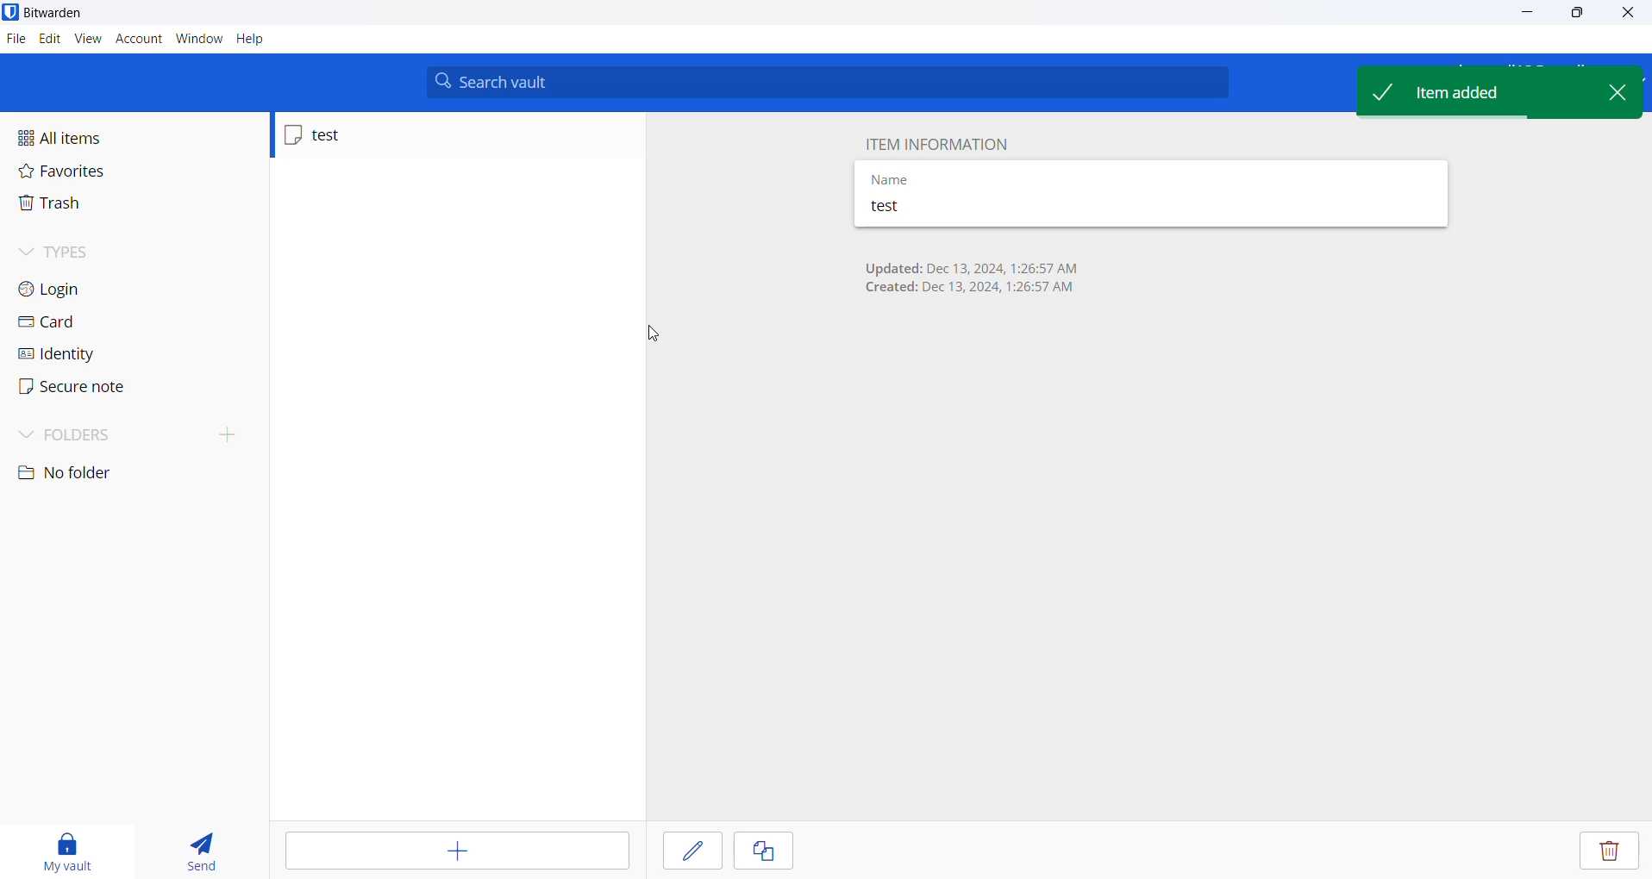 The width and height of the screenshot is (1652, 879). What do you see at coordinates (100, 205) in the screenshot?
I see `trash` at bounding box center [100, 205].